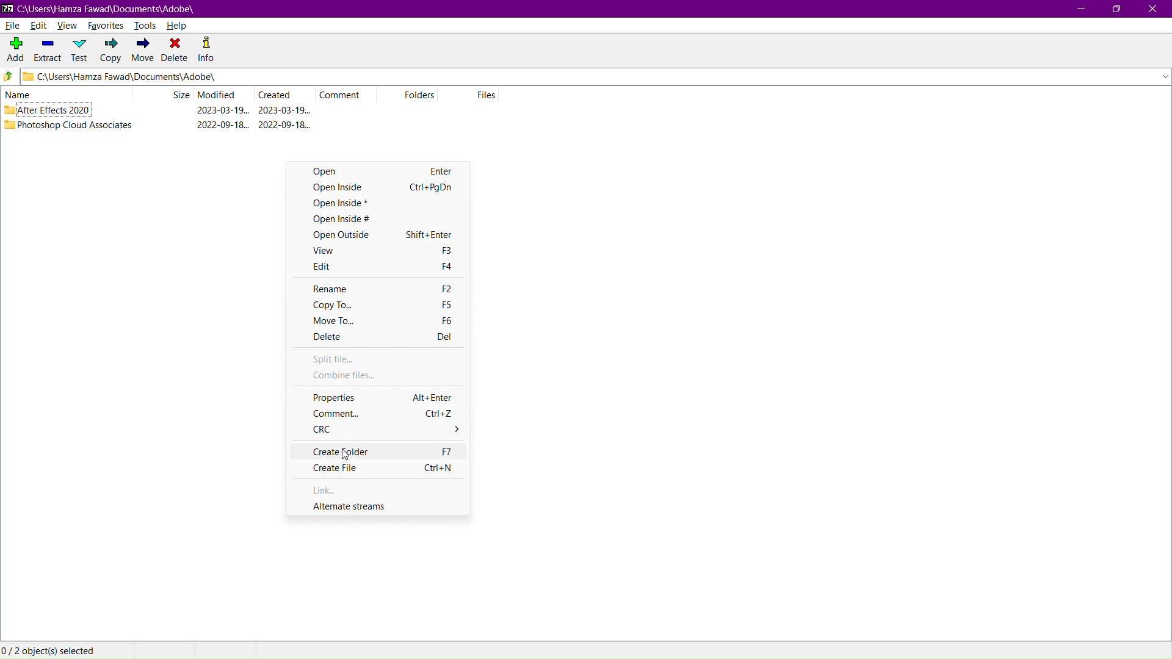  Describe the element at coordinates (378, 413) in the screenshot. I see `Comment` at that location.